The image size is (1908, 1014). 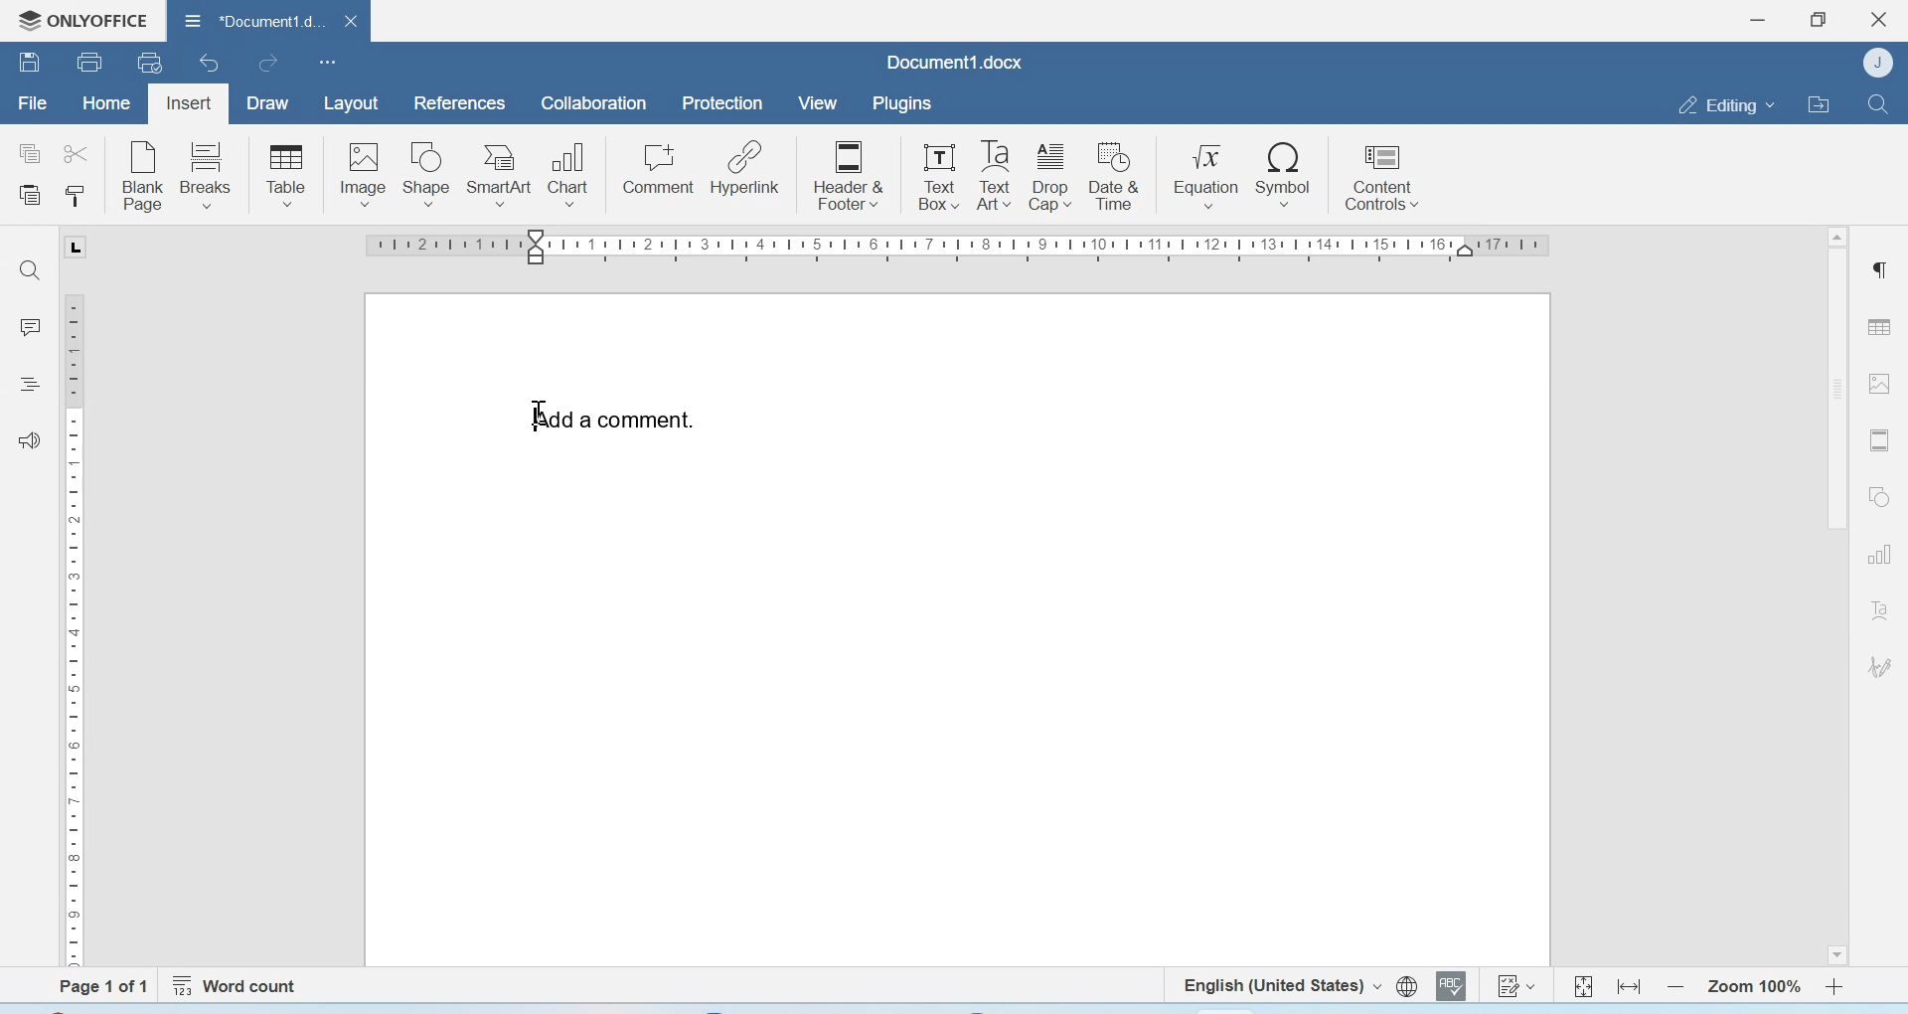 What do you see at coordinates (722, 104) in the screenshot?
I see `Protection` at bounding box center [722, 104].